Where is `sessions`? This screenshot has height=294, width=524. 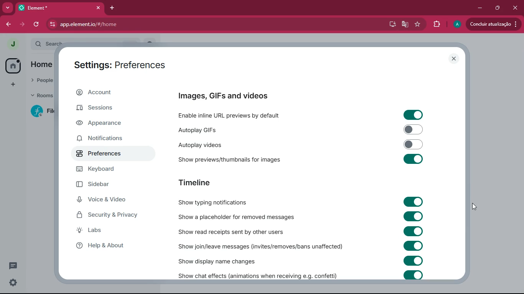
sessions is located at coordinates (104, 107).